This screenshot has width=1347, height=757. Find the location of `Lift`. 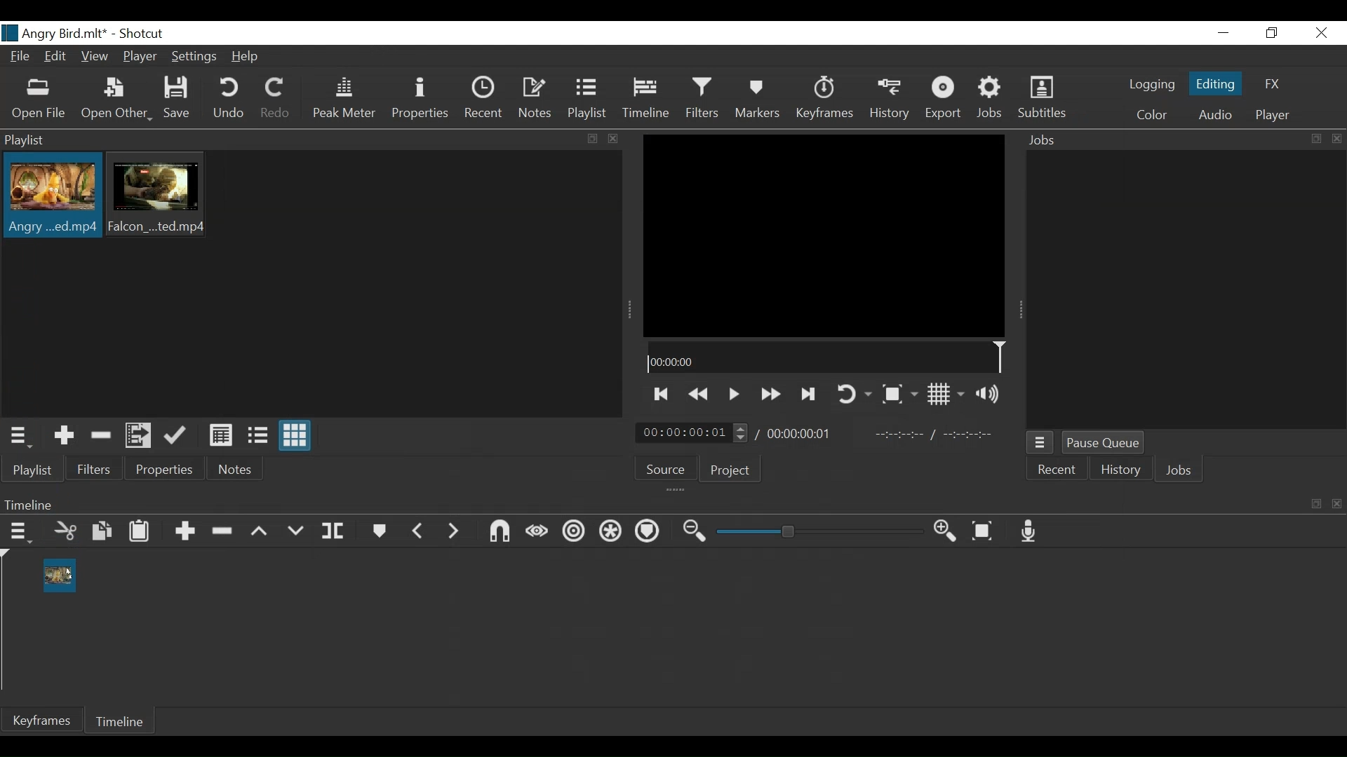

Lift is located at coordinates (259, 531).